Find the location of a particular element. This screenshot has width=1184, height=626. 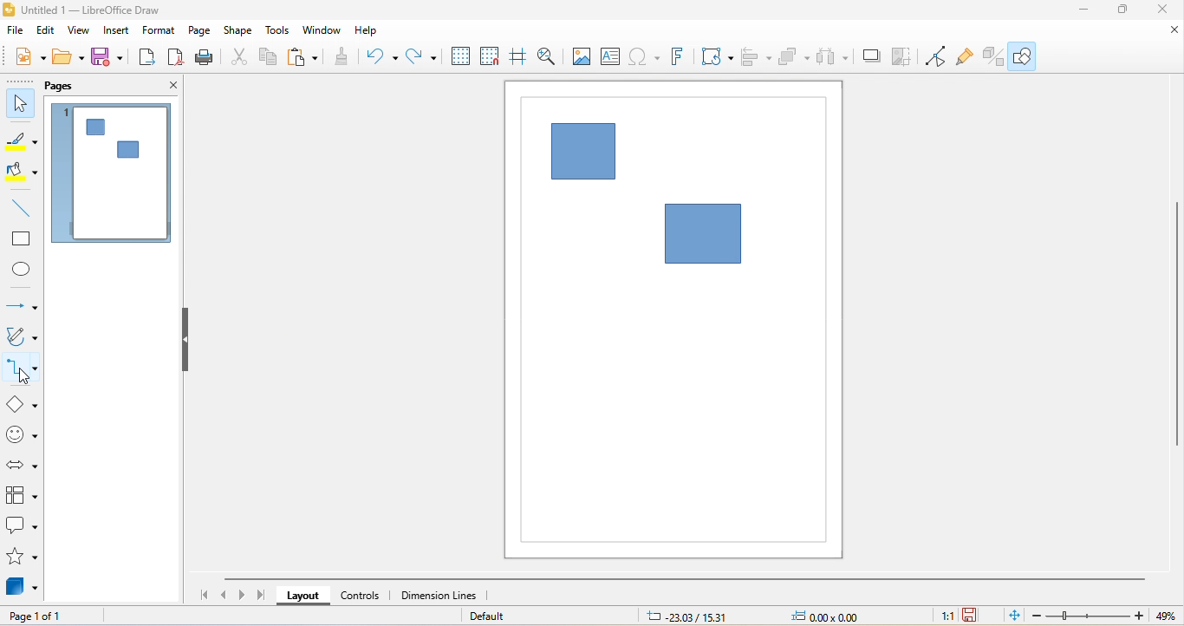

align object is located at coordinates (756, 56).